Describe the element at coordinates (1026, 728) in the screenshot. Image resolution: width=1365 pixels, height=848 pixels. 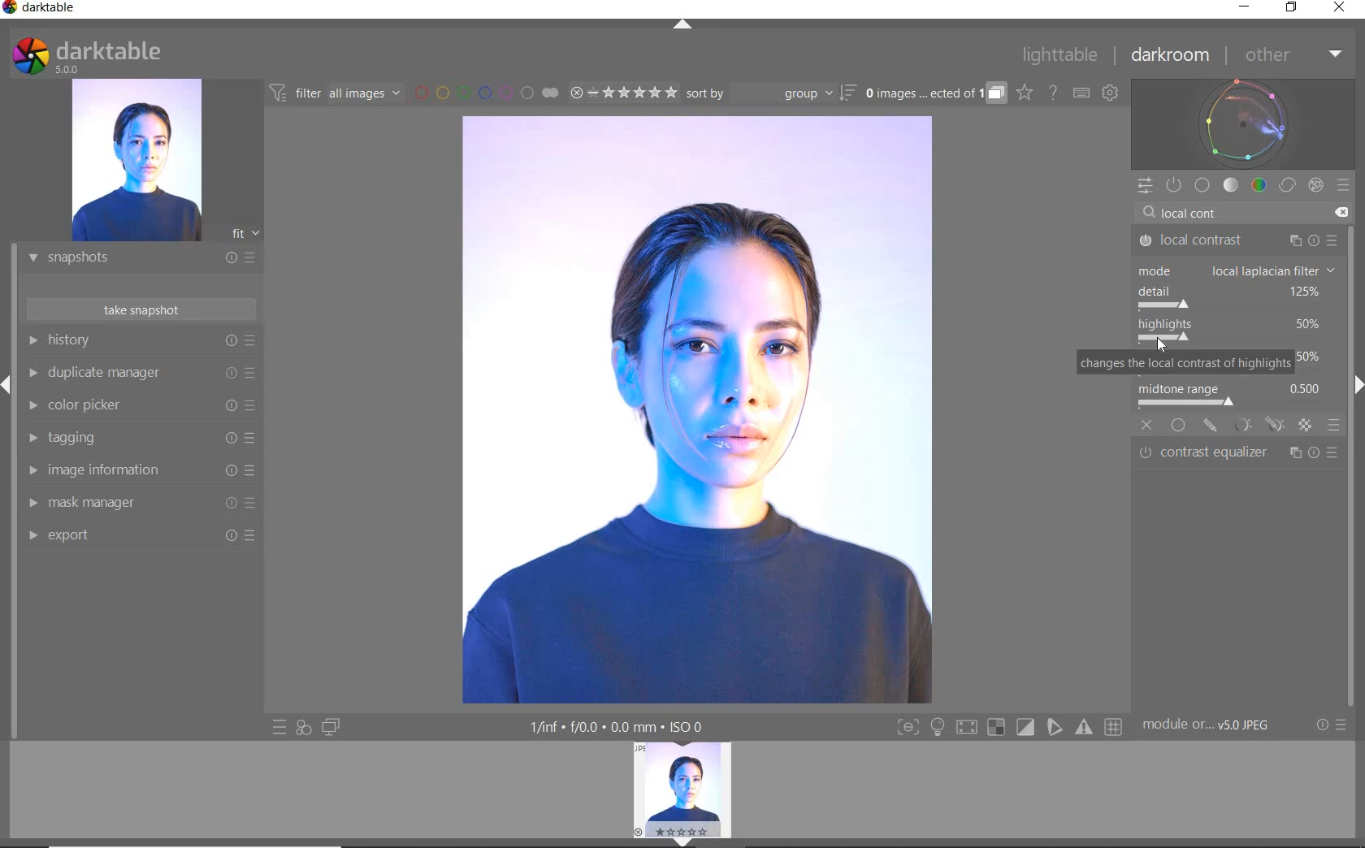
I see `Button` at that location.